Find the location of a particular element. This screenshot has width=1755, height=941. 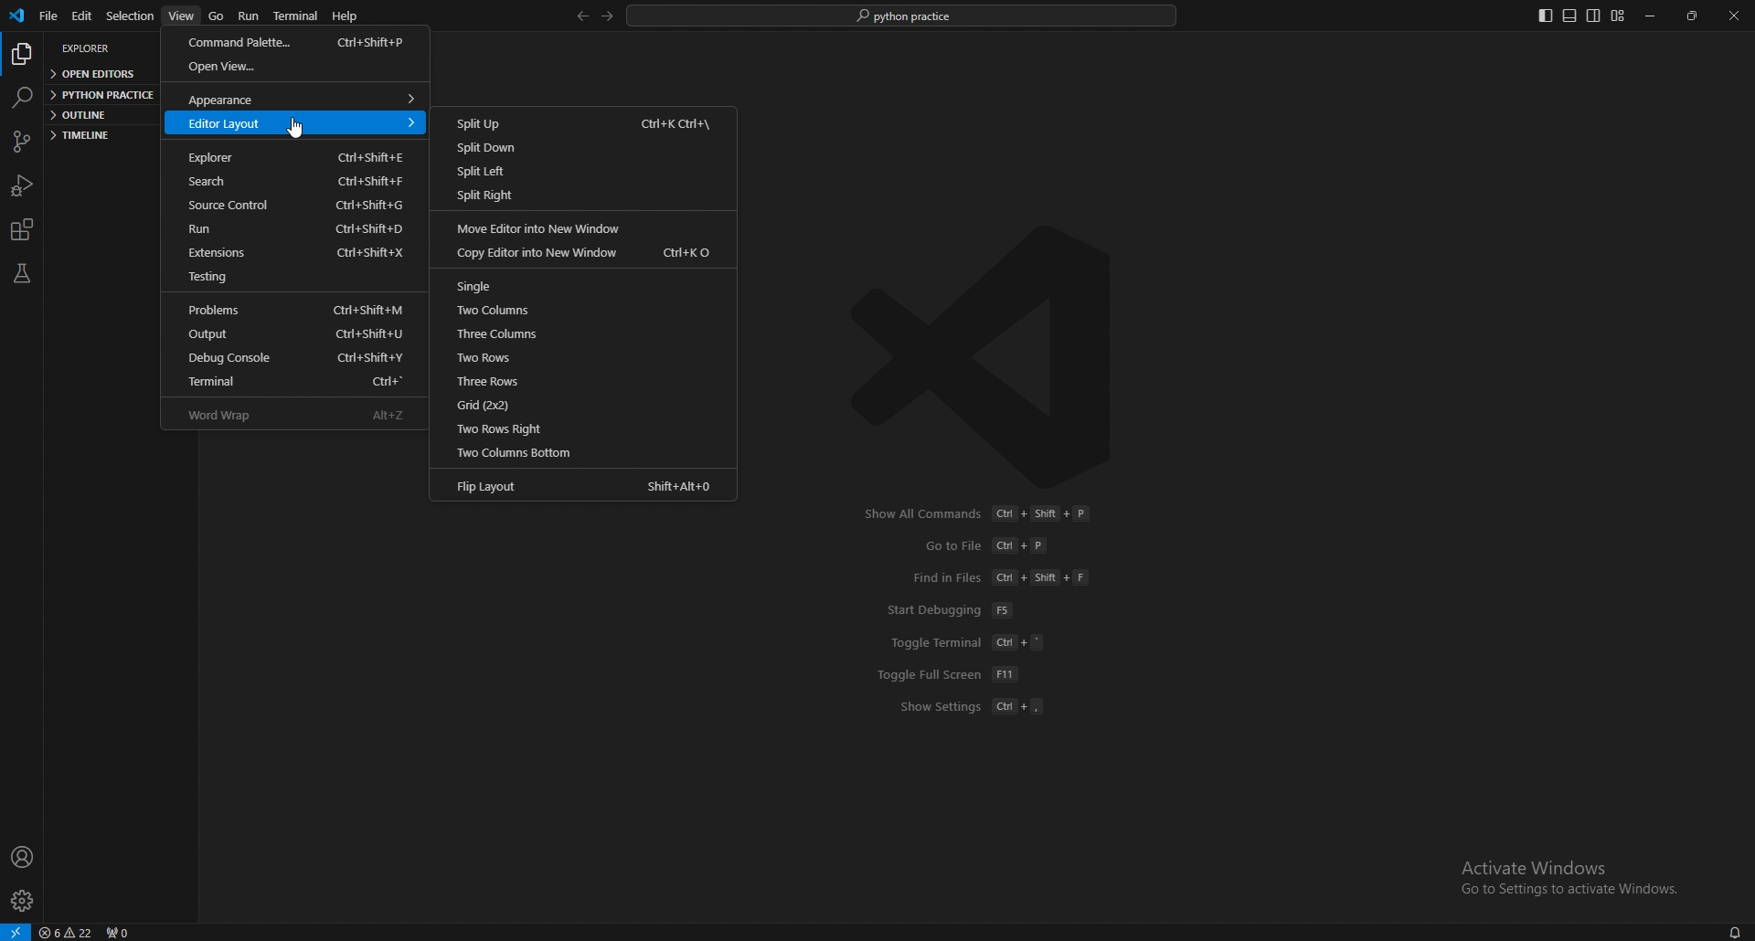

view is located at coordinates (182, 16).